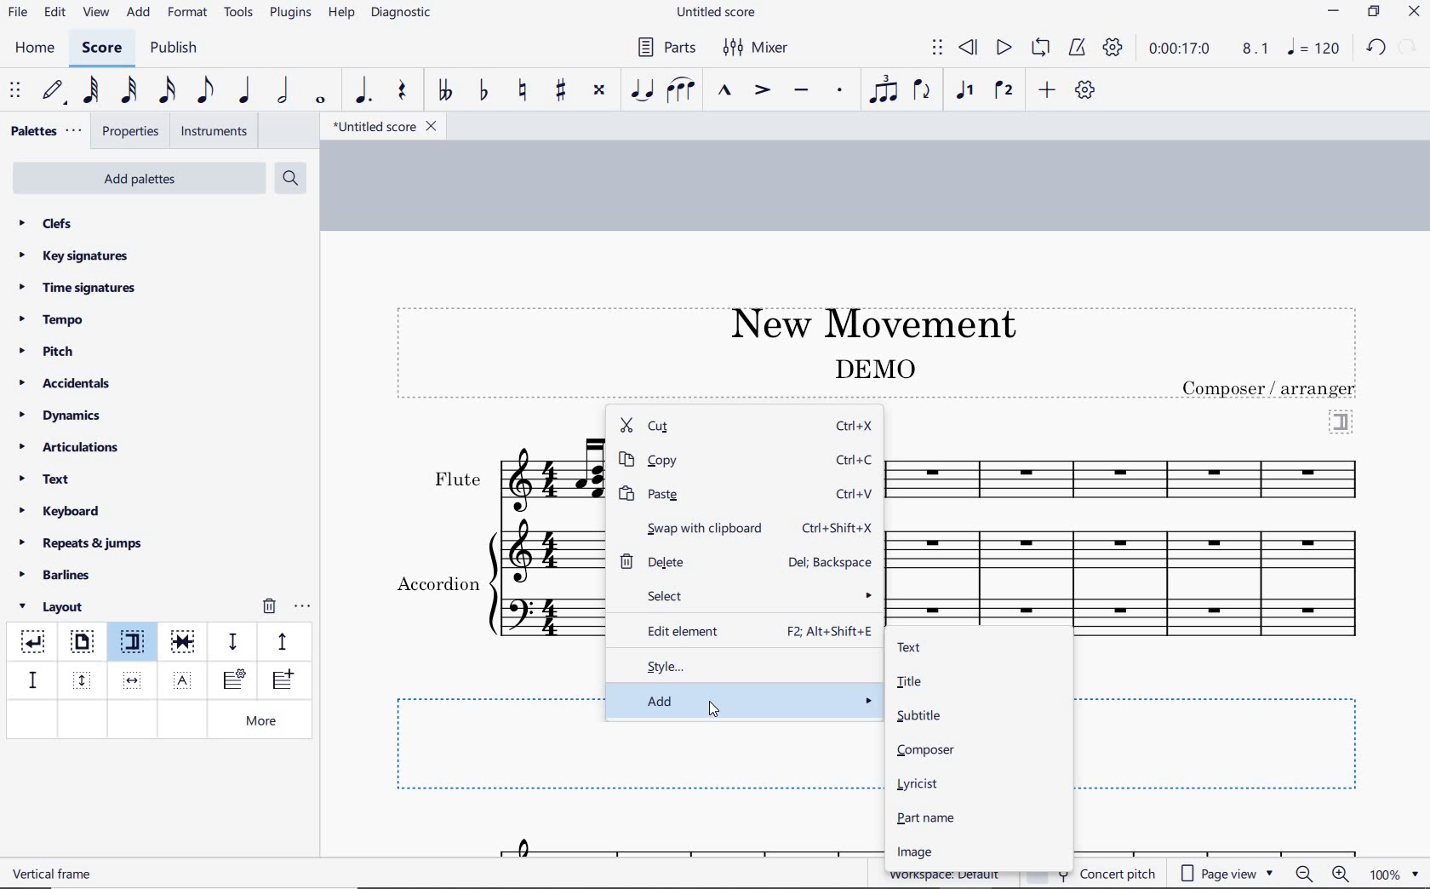  Describe the element at coordinates (839, 528) in the screenshot. I see `Shortcut key` at that location.